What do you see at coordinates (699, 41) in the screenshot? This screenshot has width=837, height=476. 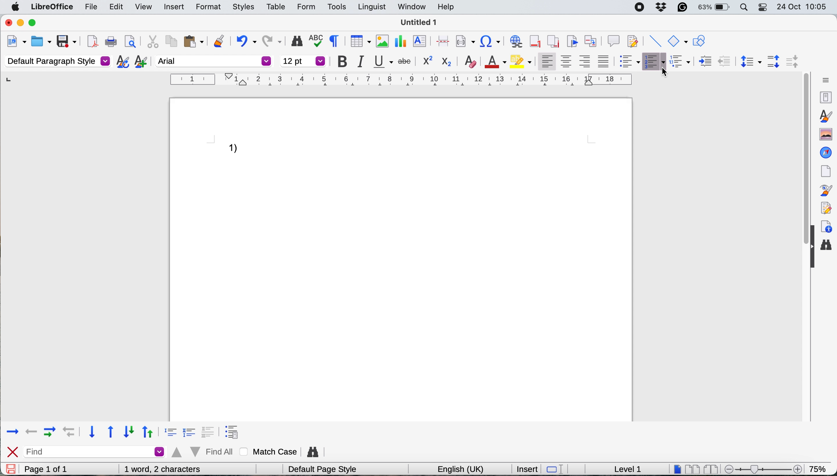 I see `show draw functions` at bounding box center [699, 41].